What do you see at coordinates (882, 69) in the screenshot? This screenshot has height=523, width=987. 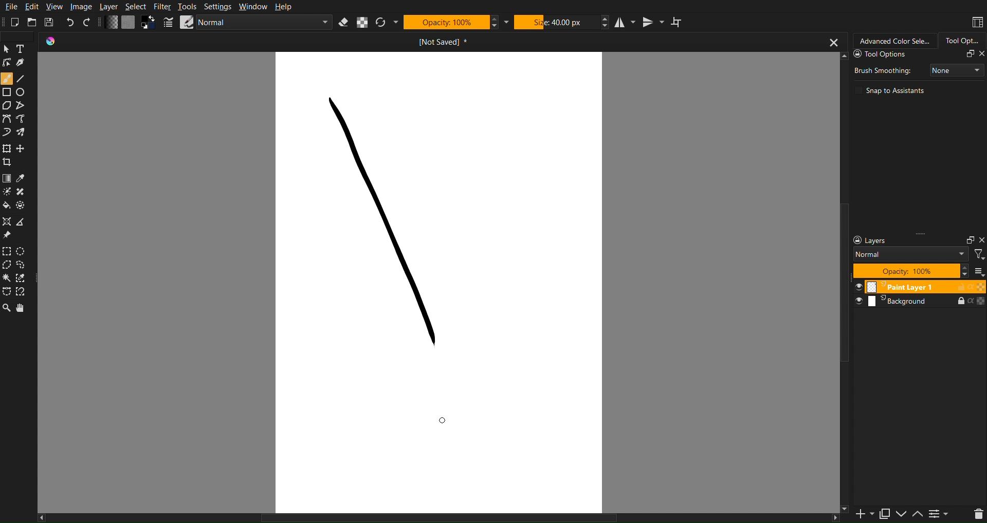 I see `Brush Smoothing` at bounding box center [882, 69].